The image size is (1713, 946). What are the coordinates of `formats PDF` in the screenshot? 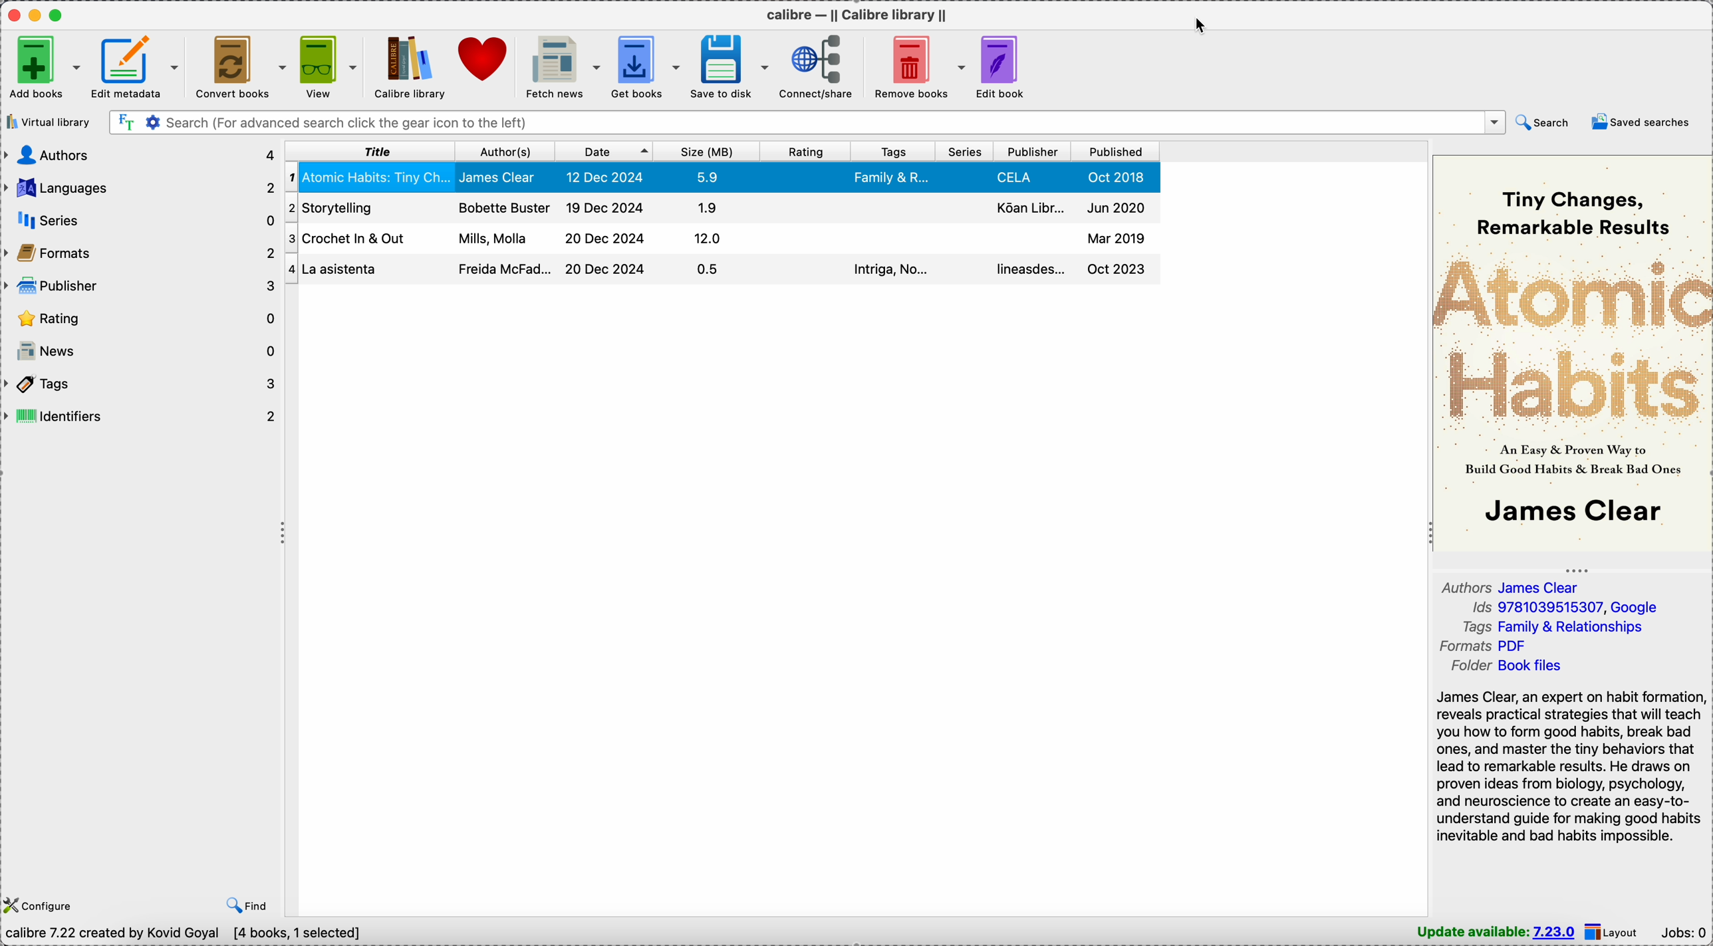 It's located at (1479, 646).